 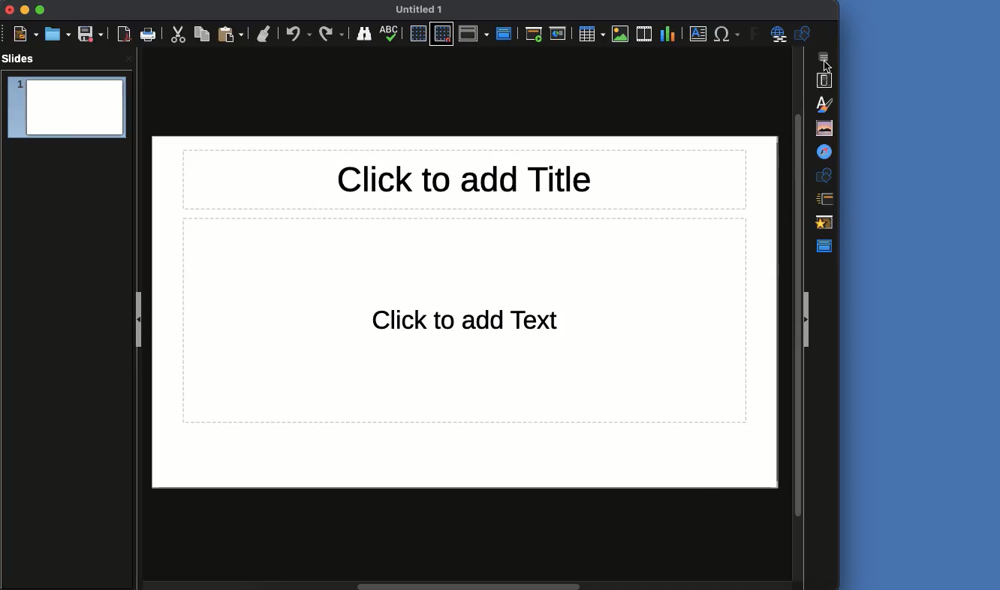 What do you see at coordinates (125, 35) in the screenshot?
I see `Export as PDF` at bounding box center [125, 35].